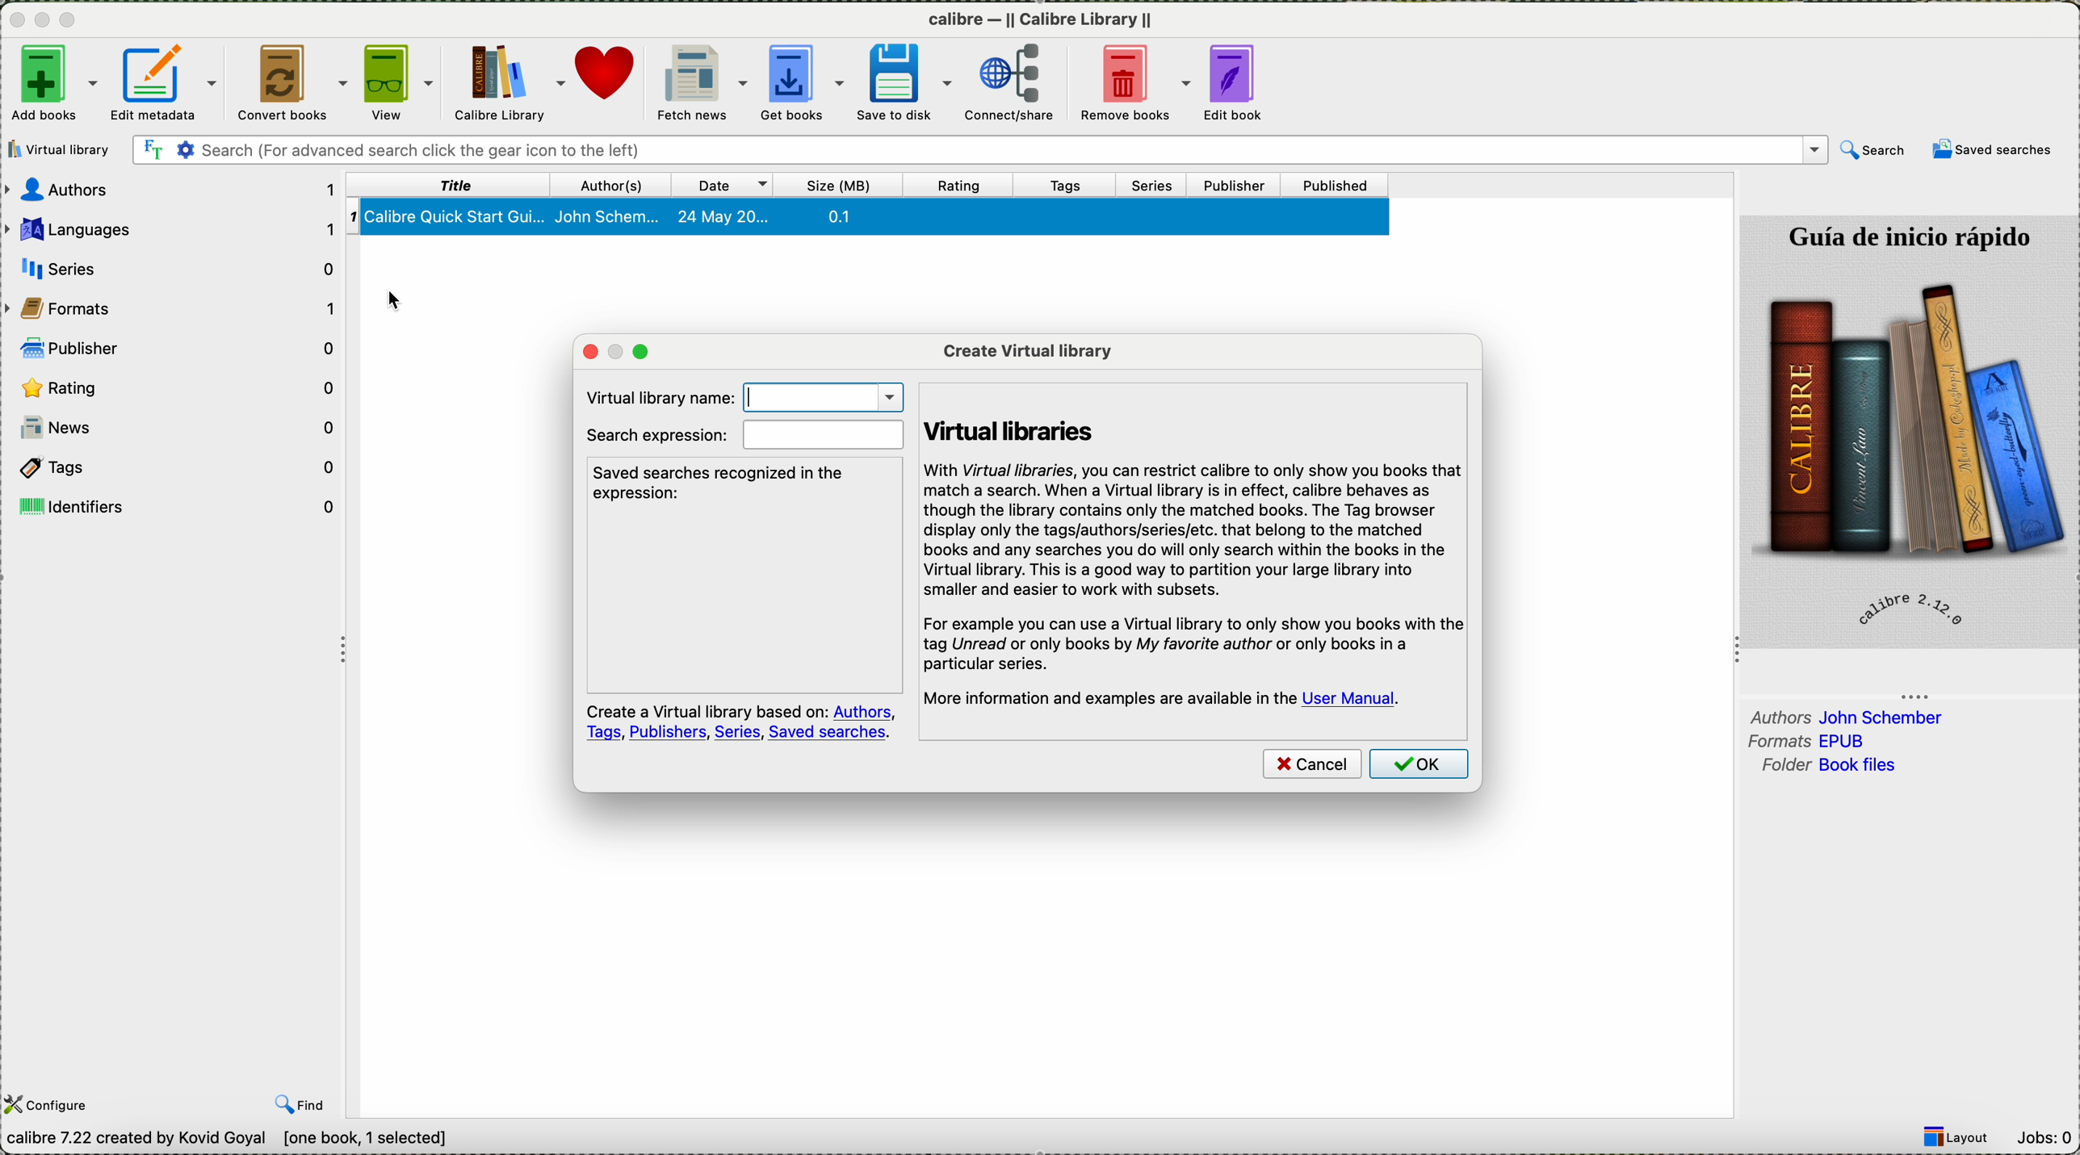  I want to click on view, so click(401, 84).